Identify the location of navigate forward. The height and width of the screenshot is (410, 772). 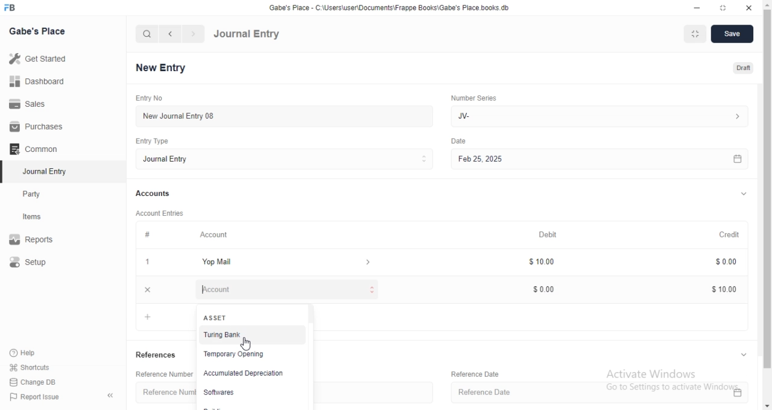
(194, 34).